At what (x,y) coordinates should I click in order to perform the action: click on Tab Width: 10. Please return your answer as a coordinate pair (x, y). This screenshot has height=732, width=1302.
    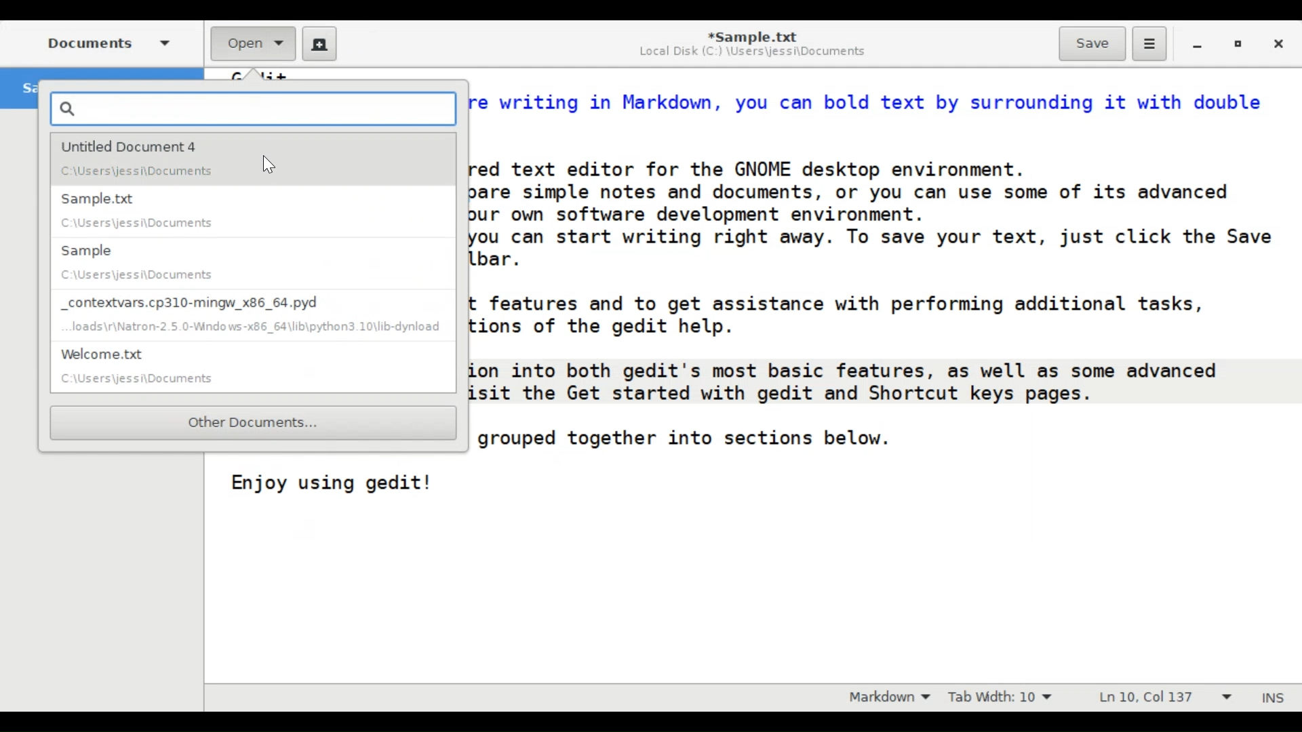
    Looking at the image, I should click on (1000, 696).